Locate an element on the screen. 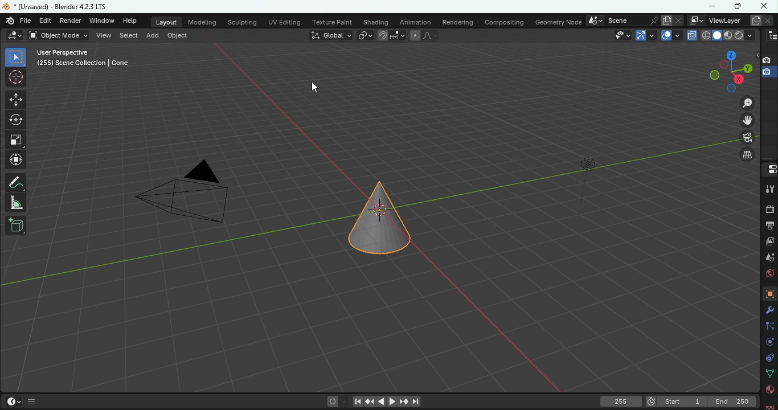 This screenshot has height=410, width=778. Add cube is located at coordinates (15, 226).